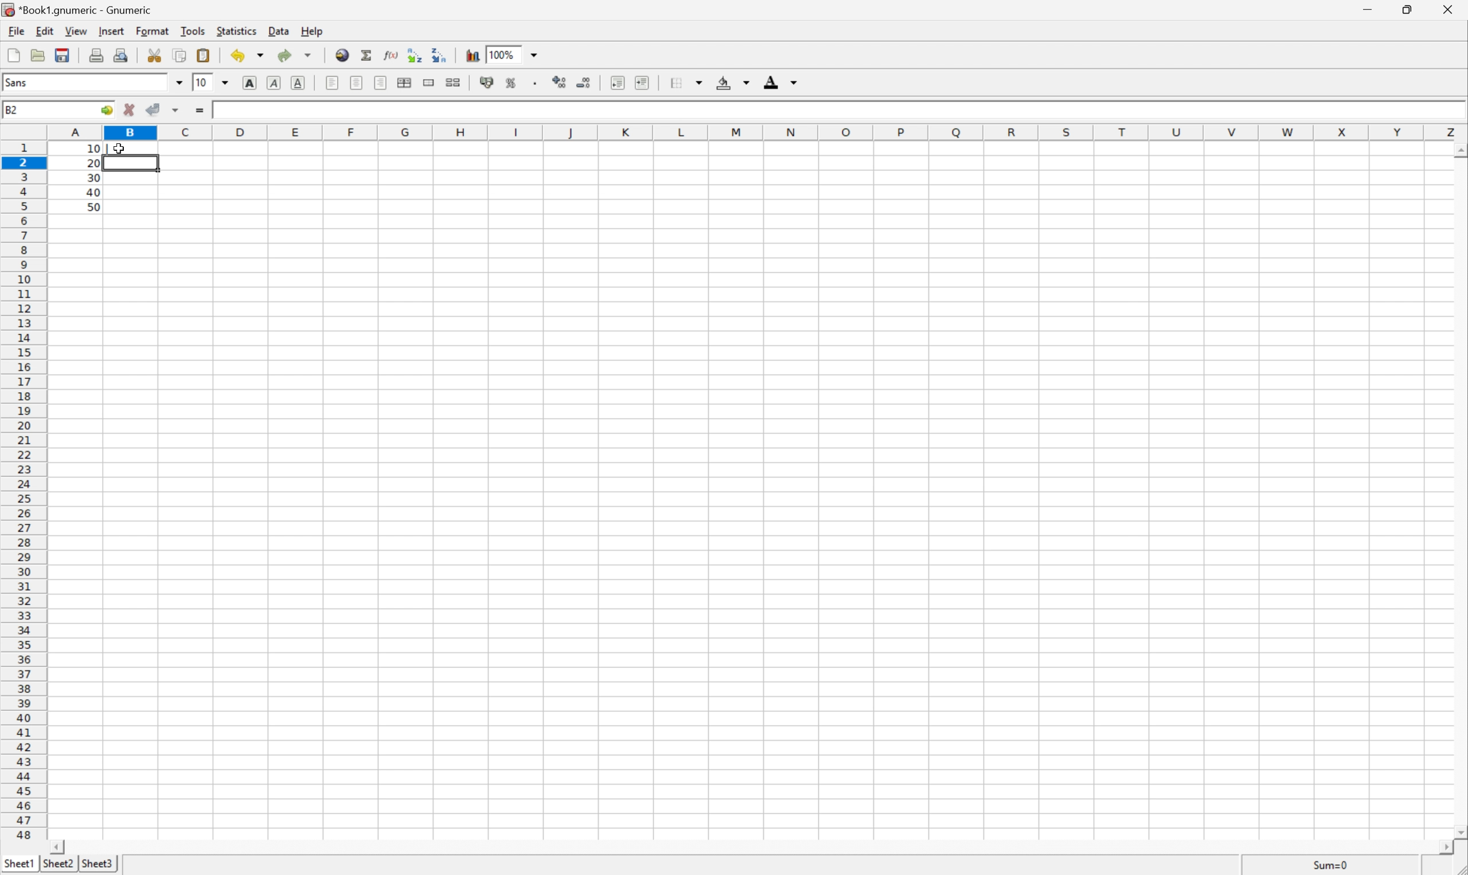  Describe the element at coordinates (236, 31) in the screenshot. I see `Statistics` at that location.